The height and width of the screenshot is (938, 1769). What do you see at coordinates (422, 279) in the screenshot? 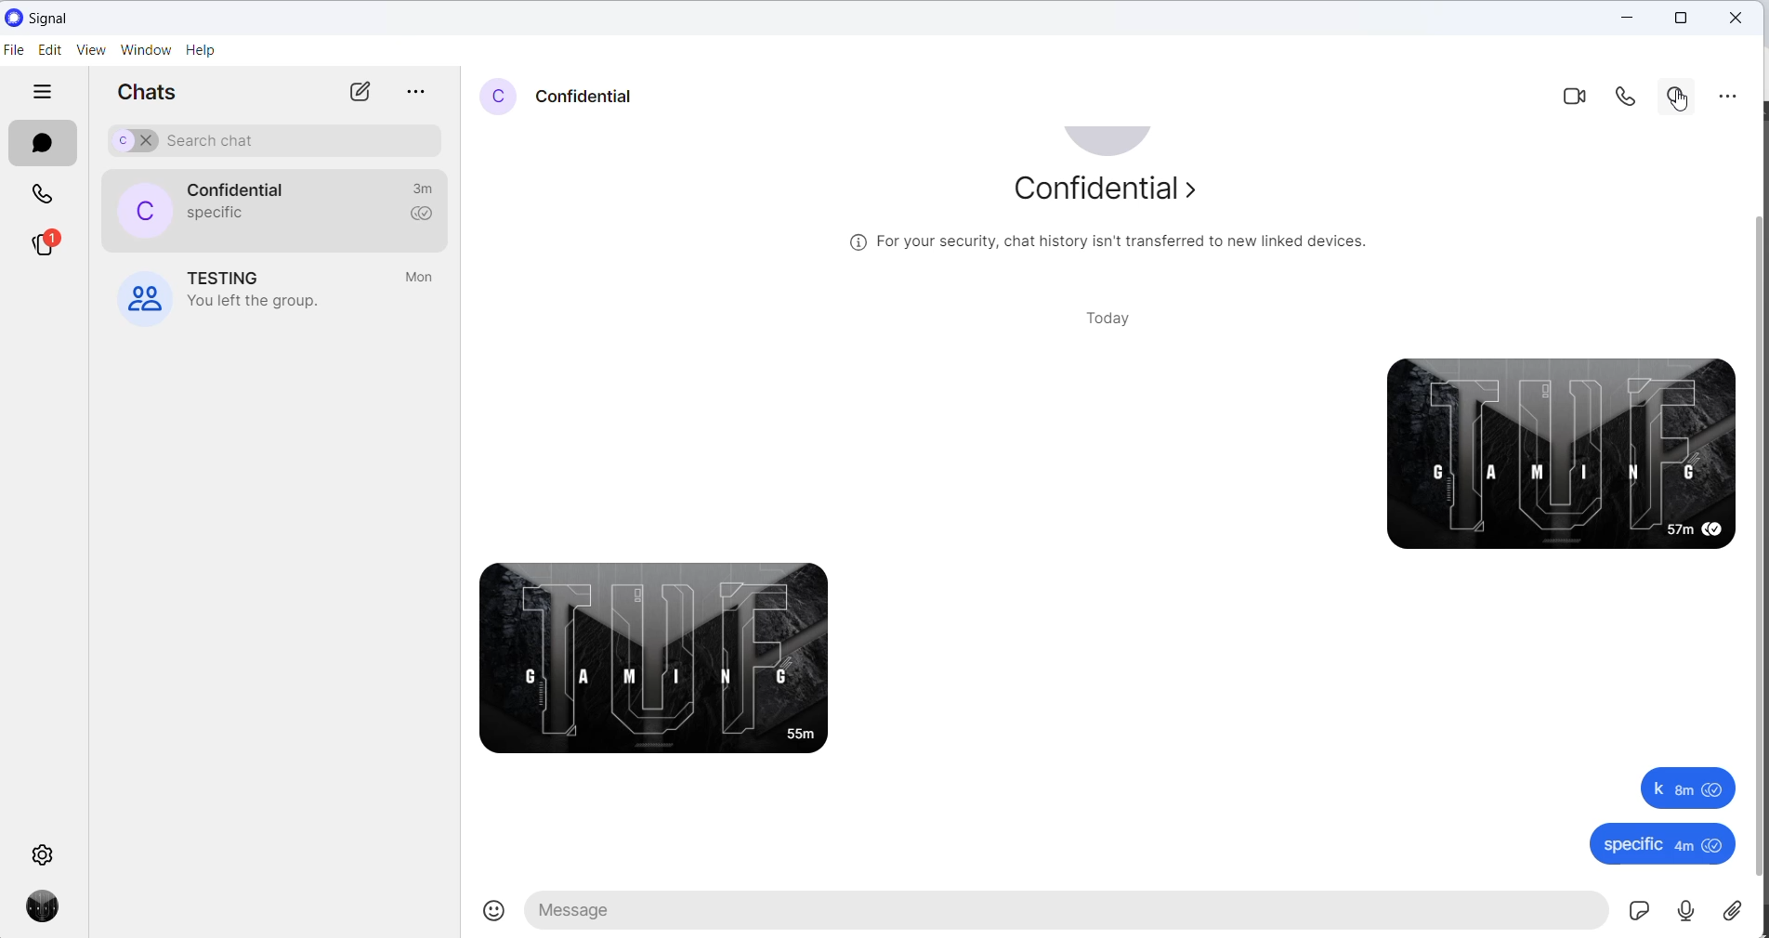
I see `last active` at bounding box center [422, 279].